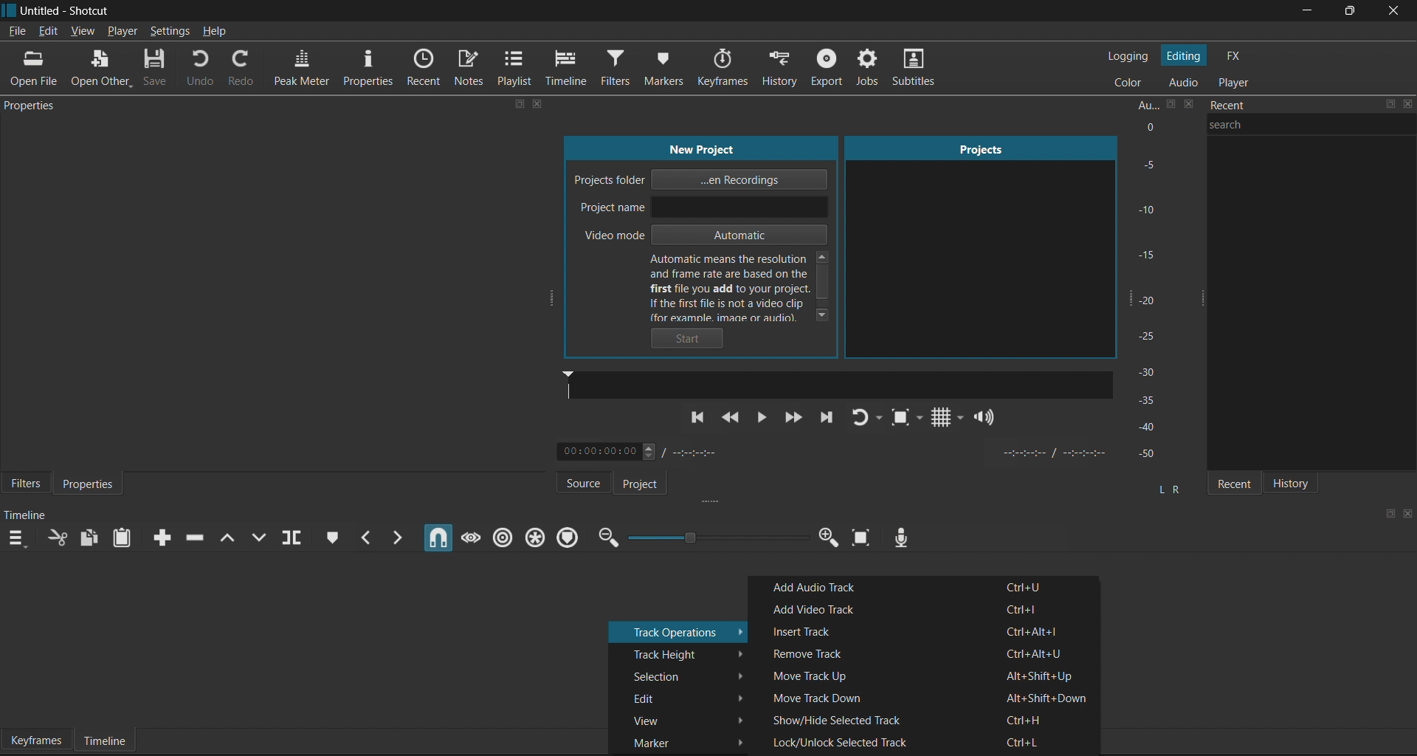  What do you see at coordinates (58, 540) in the screenshot?
I see `Cut` at bounding box center [58, 540].